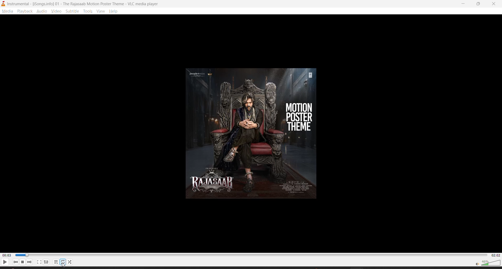  What do you see at coordinates (488, 263) in the screenshot?
I see `volume` at bounding box center [488, 263].